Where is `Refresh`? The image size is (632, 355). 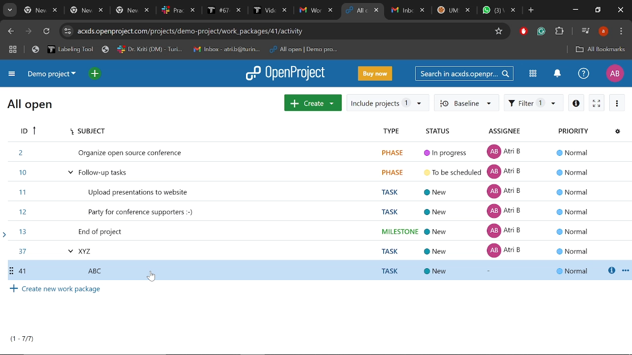
Refresh is located at coordinates (46, 32).